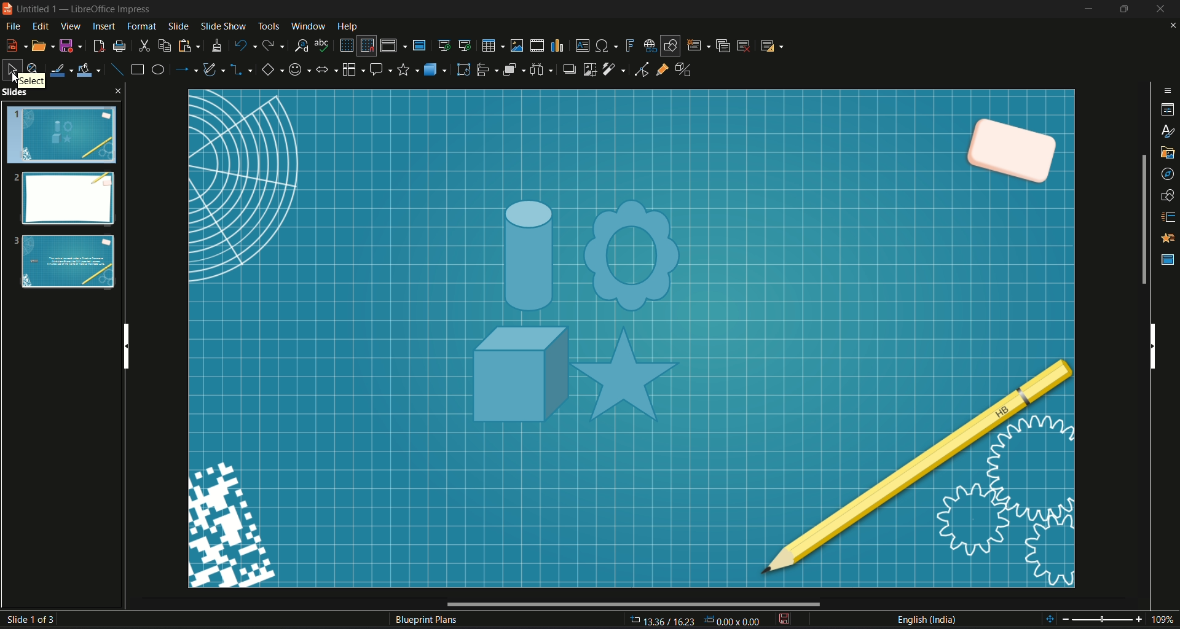  What do you see at coordinates (1112, 620) in the screenshot?
I see `Zoom` at bounding box center [1112, 620].